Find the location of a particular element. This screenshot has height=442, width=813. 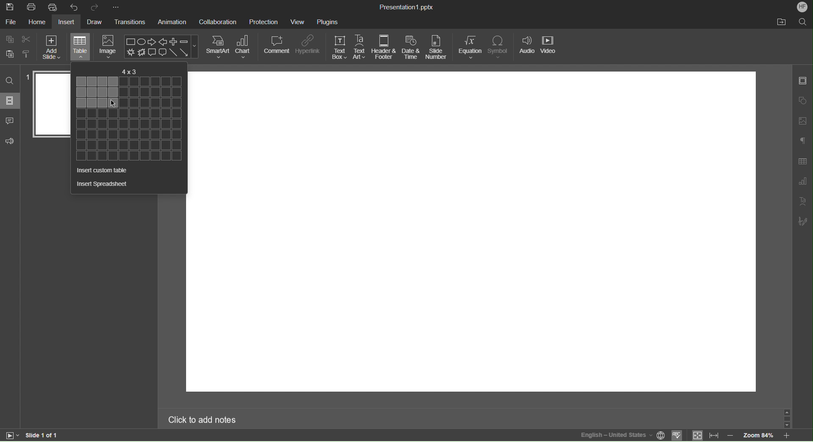

Date & Time is located at coordinates (411, 47).